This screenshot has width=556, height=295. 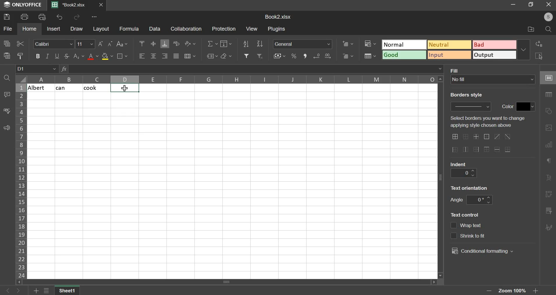 I want to click on indent, so click(x=464, y=173).